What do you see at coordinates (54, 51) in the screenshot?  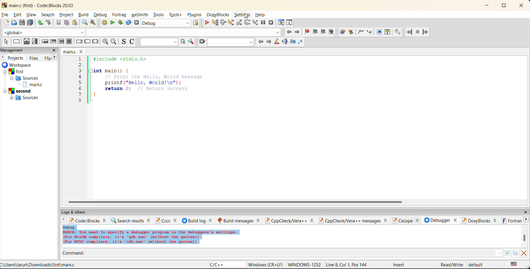 I see `close` at bounding box center [54, 51].